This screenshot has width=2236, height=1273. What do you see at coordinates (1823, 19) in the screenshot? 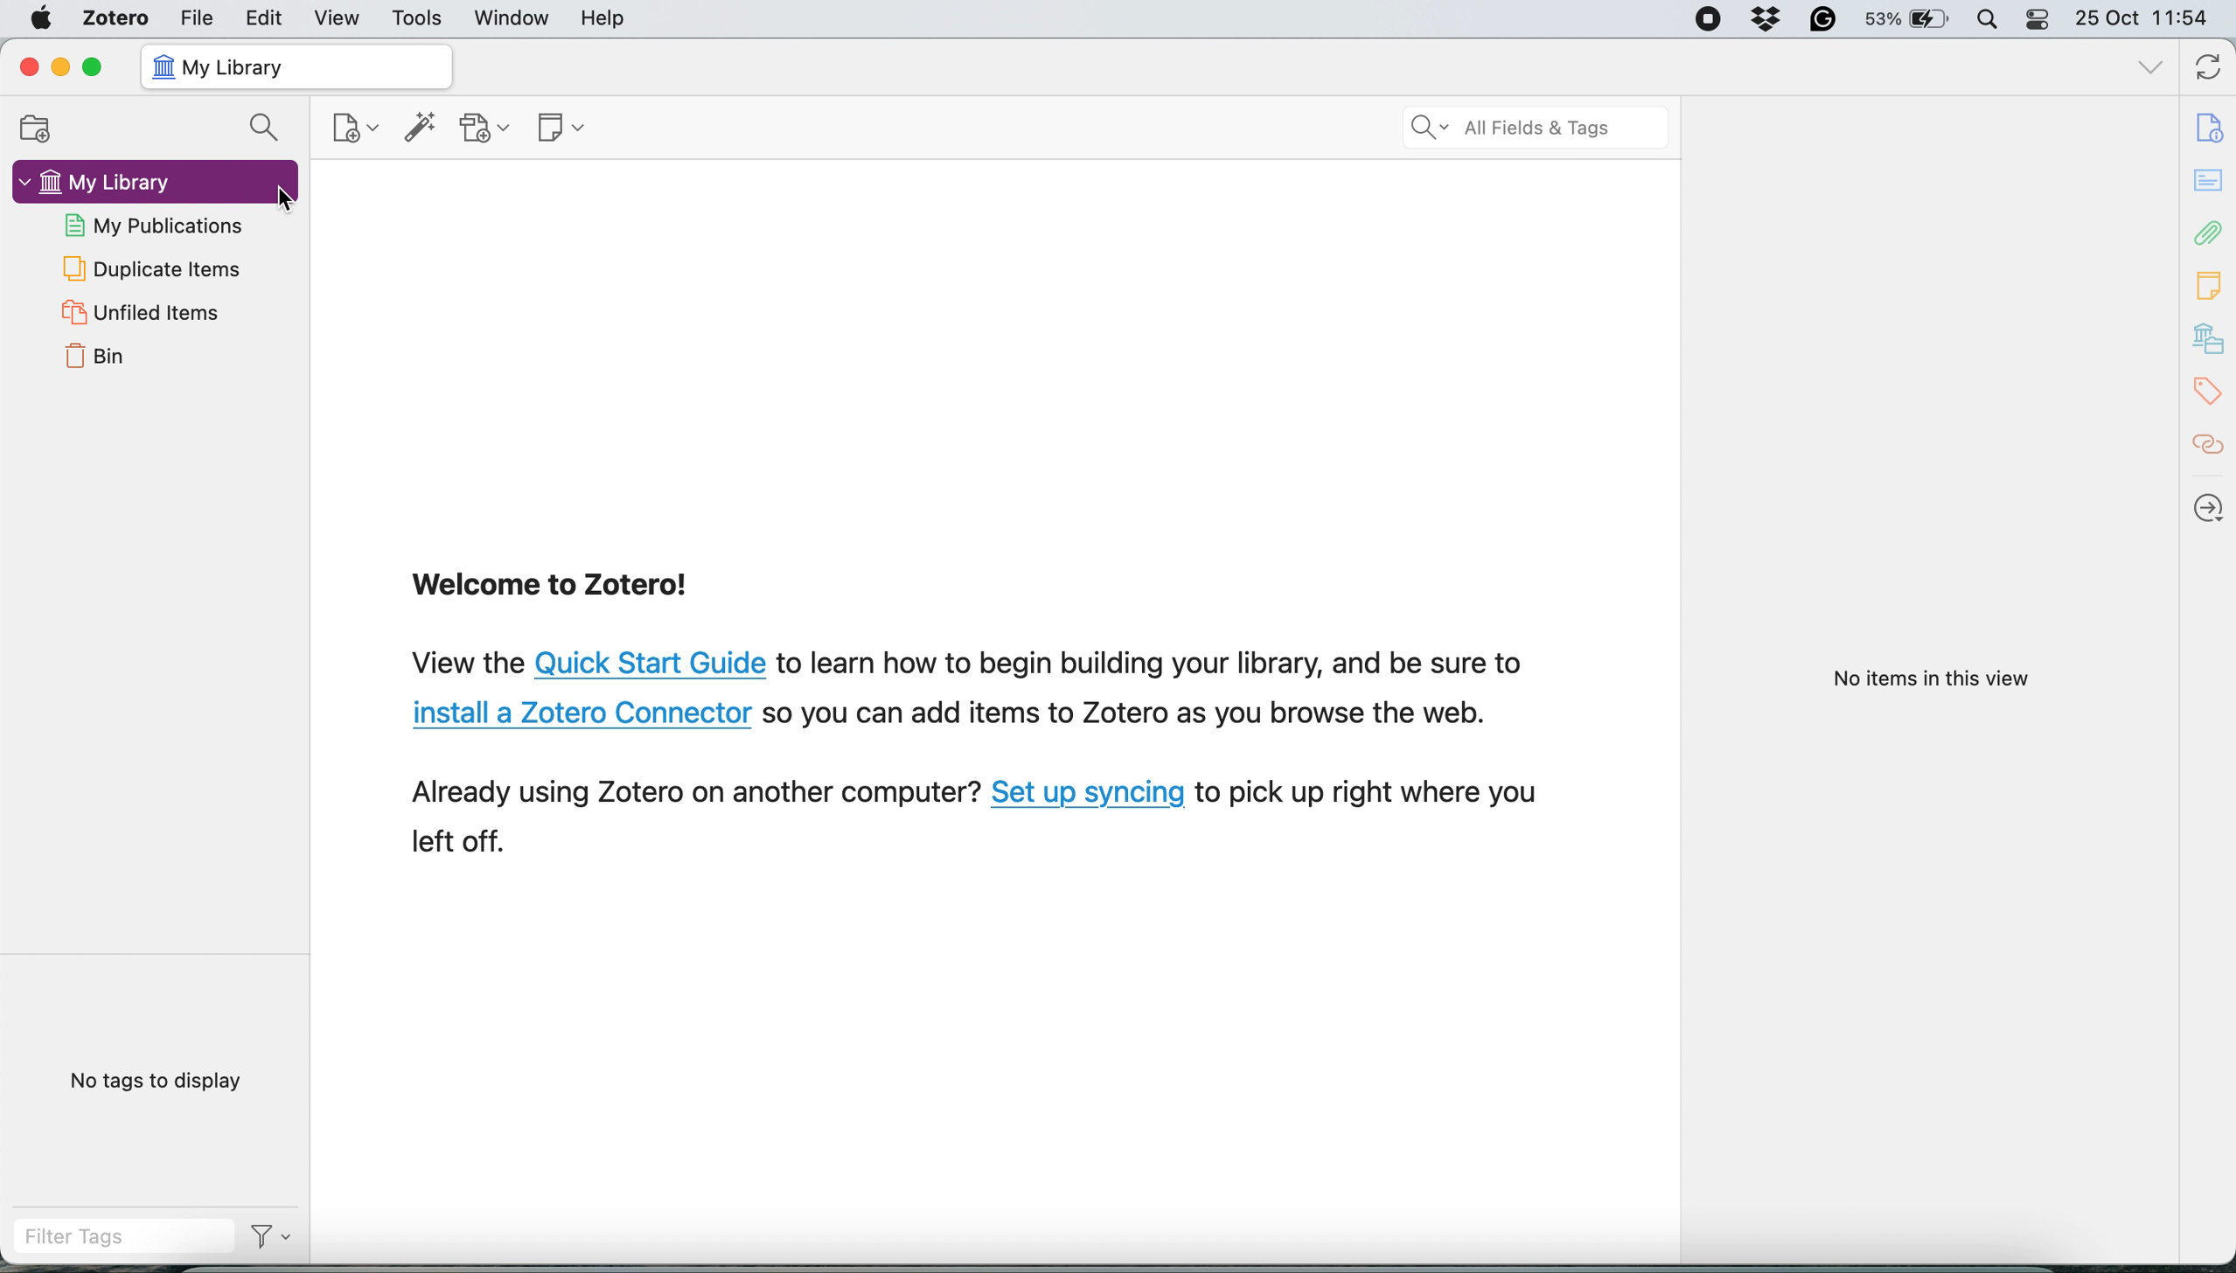
I see `grammarly` at bounding box center [1823, 19].